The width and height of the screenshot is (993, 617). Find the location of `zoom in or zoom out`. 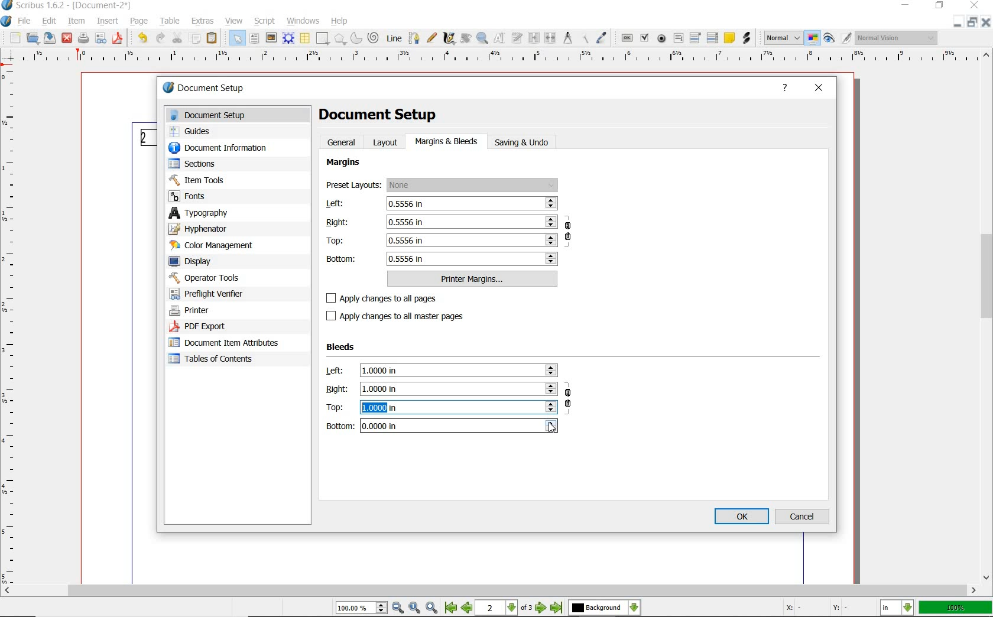

zoom in or zoom out is located at coordinates (483, 39).